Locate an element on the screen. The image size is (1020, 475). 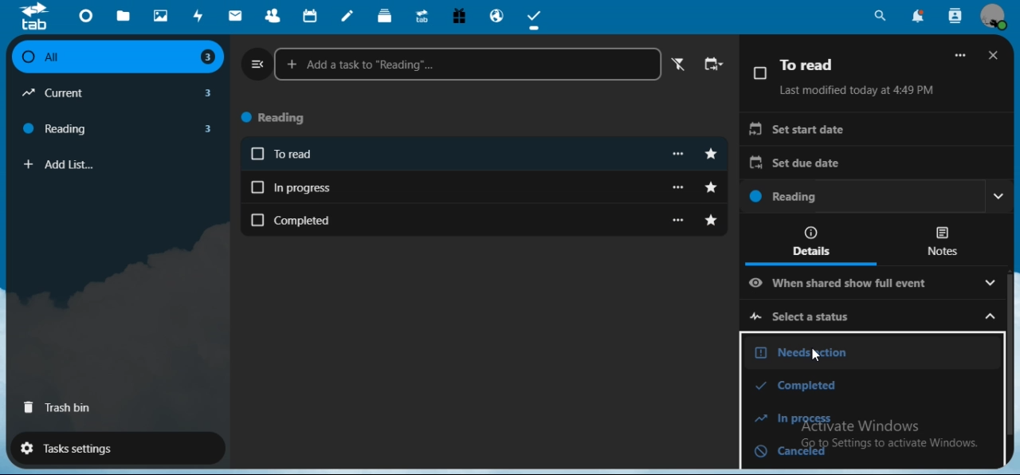
needs action is located at coordinates (873, 352).